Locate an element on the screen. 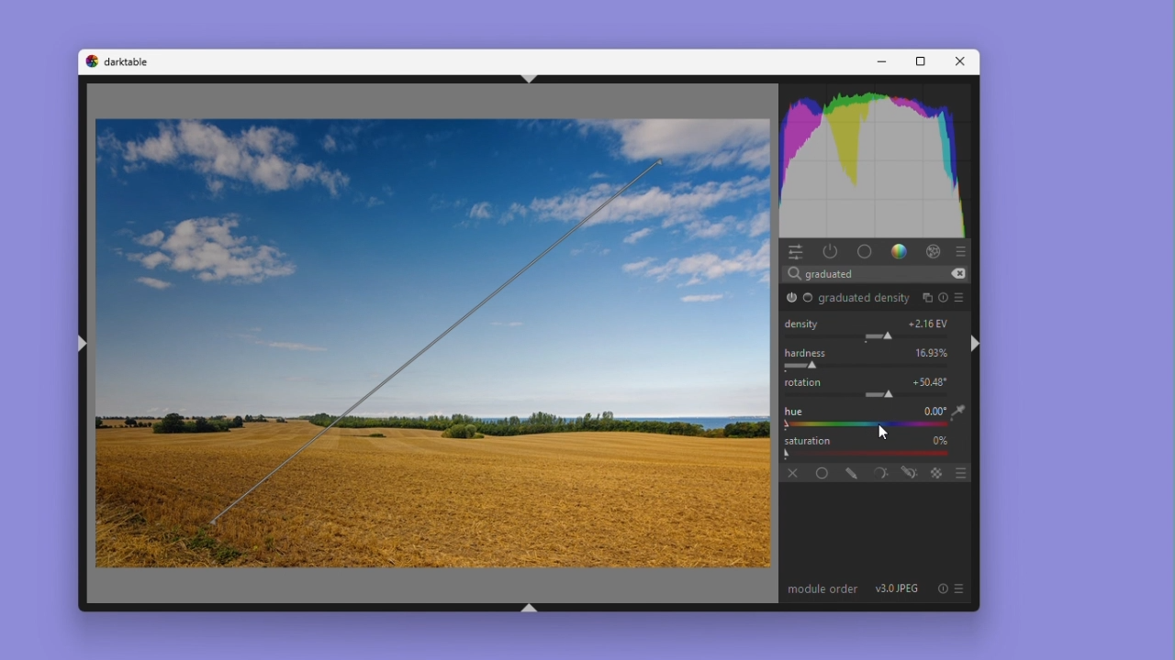 The image size is (1175, 660). graduated density is located at coordinates (791, 297).